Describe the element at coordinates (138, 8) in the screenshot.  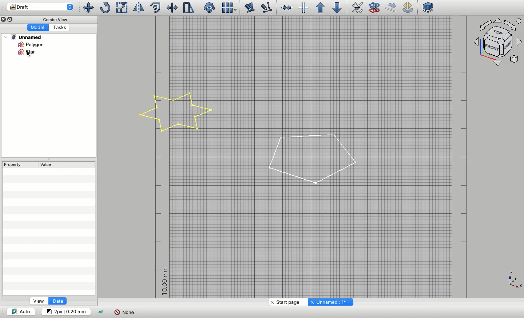
I see `Mirror` at that location.